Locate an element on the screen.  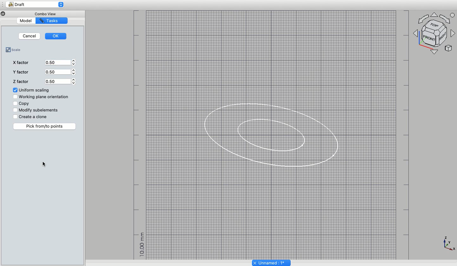
Axes is located at coordinates (435, 33).